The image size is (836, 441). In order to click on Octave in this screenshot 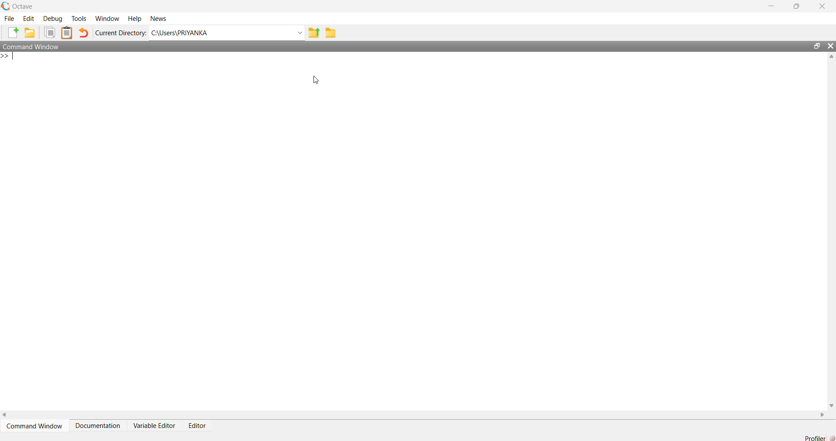, I will do `click(20, 6)`.